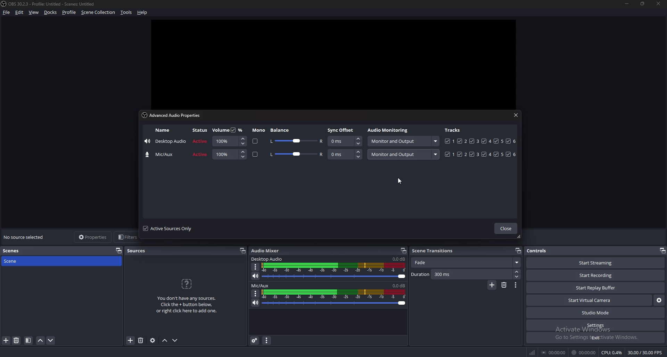 Image resolution: width=667 pixels, height=357 pixels. I want to click on volume test, so click(335, 267).